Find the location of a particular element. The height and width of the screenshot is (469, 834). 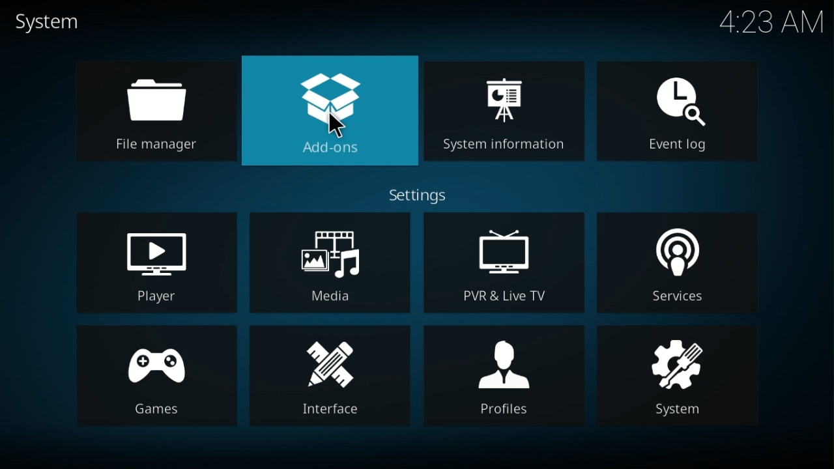

Player  is located at coordinates (156, 263).